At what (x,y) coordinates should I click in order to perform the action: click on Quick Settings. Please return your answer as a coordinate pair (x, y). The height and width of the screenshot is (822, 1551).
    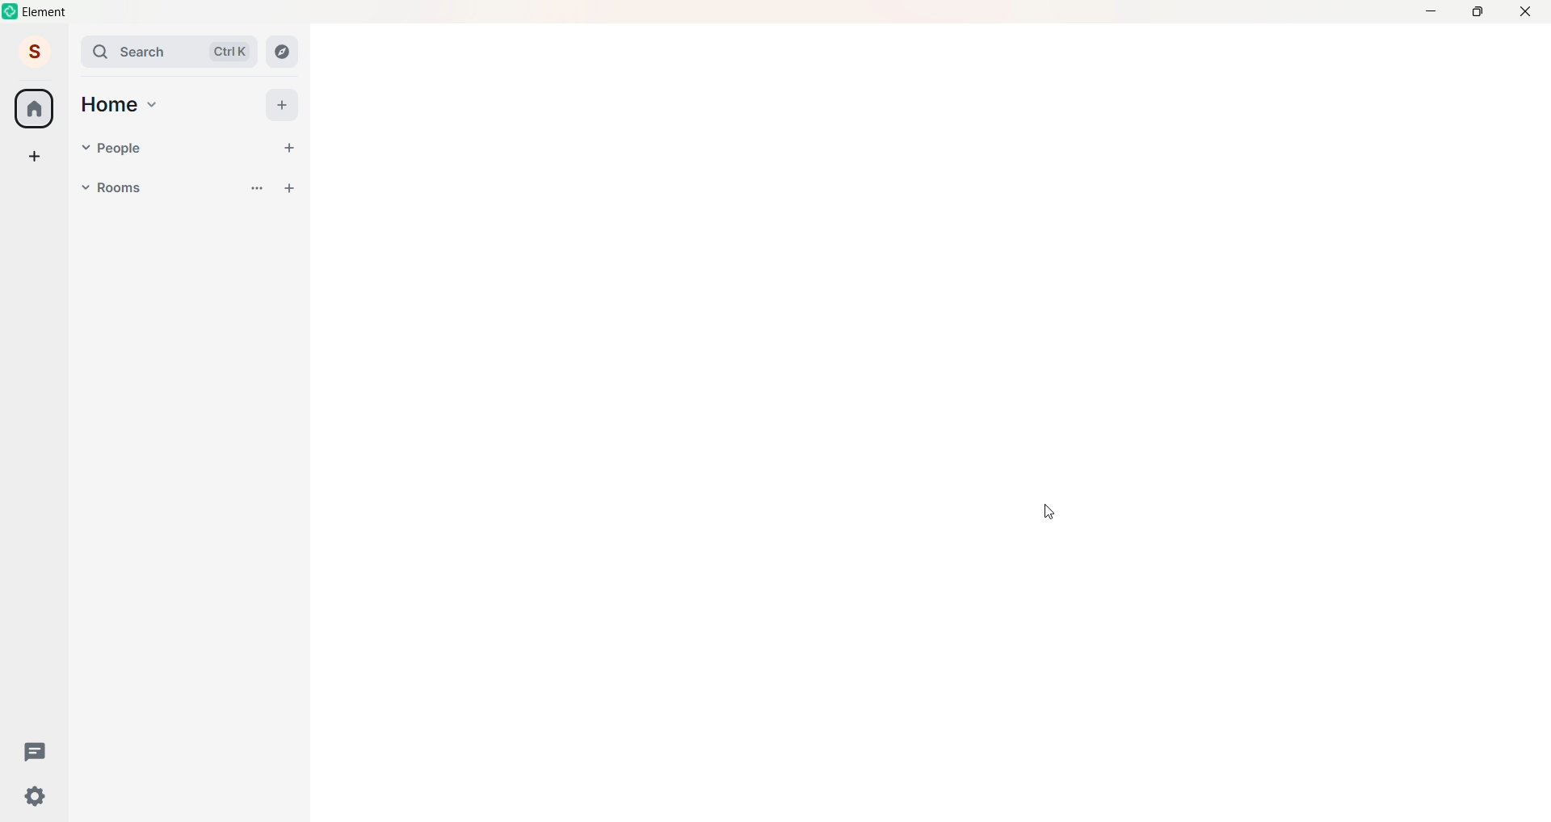
    Looking at the image, I should click on (37, 795).